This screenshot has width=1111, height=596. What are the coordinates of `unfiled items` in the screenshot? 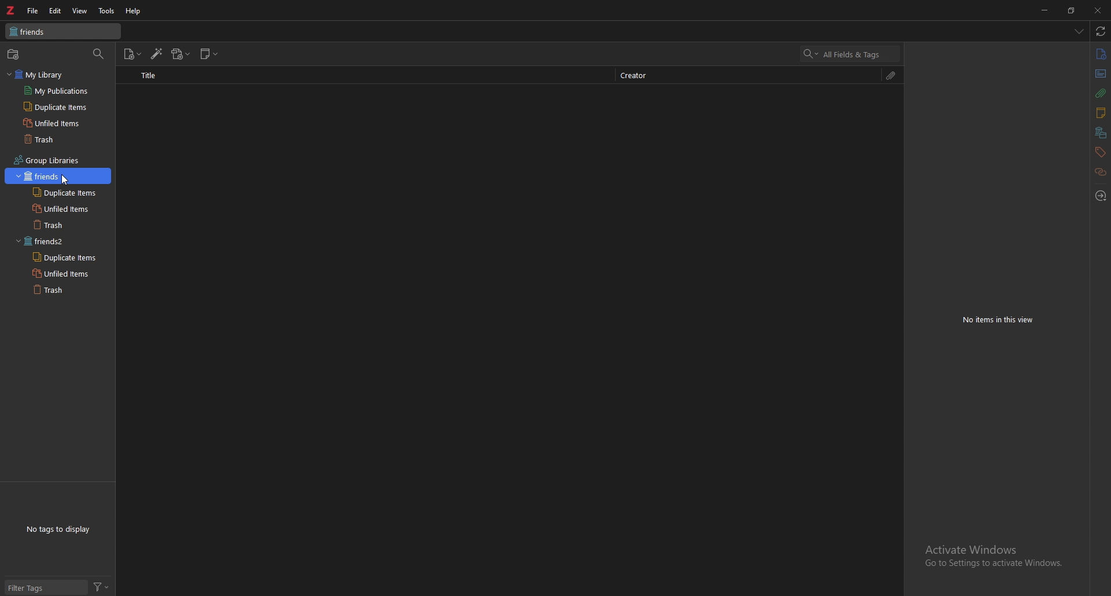 It's located at (66, 274).